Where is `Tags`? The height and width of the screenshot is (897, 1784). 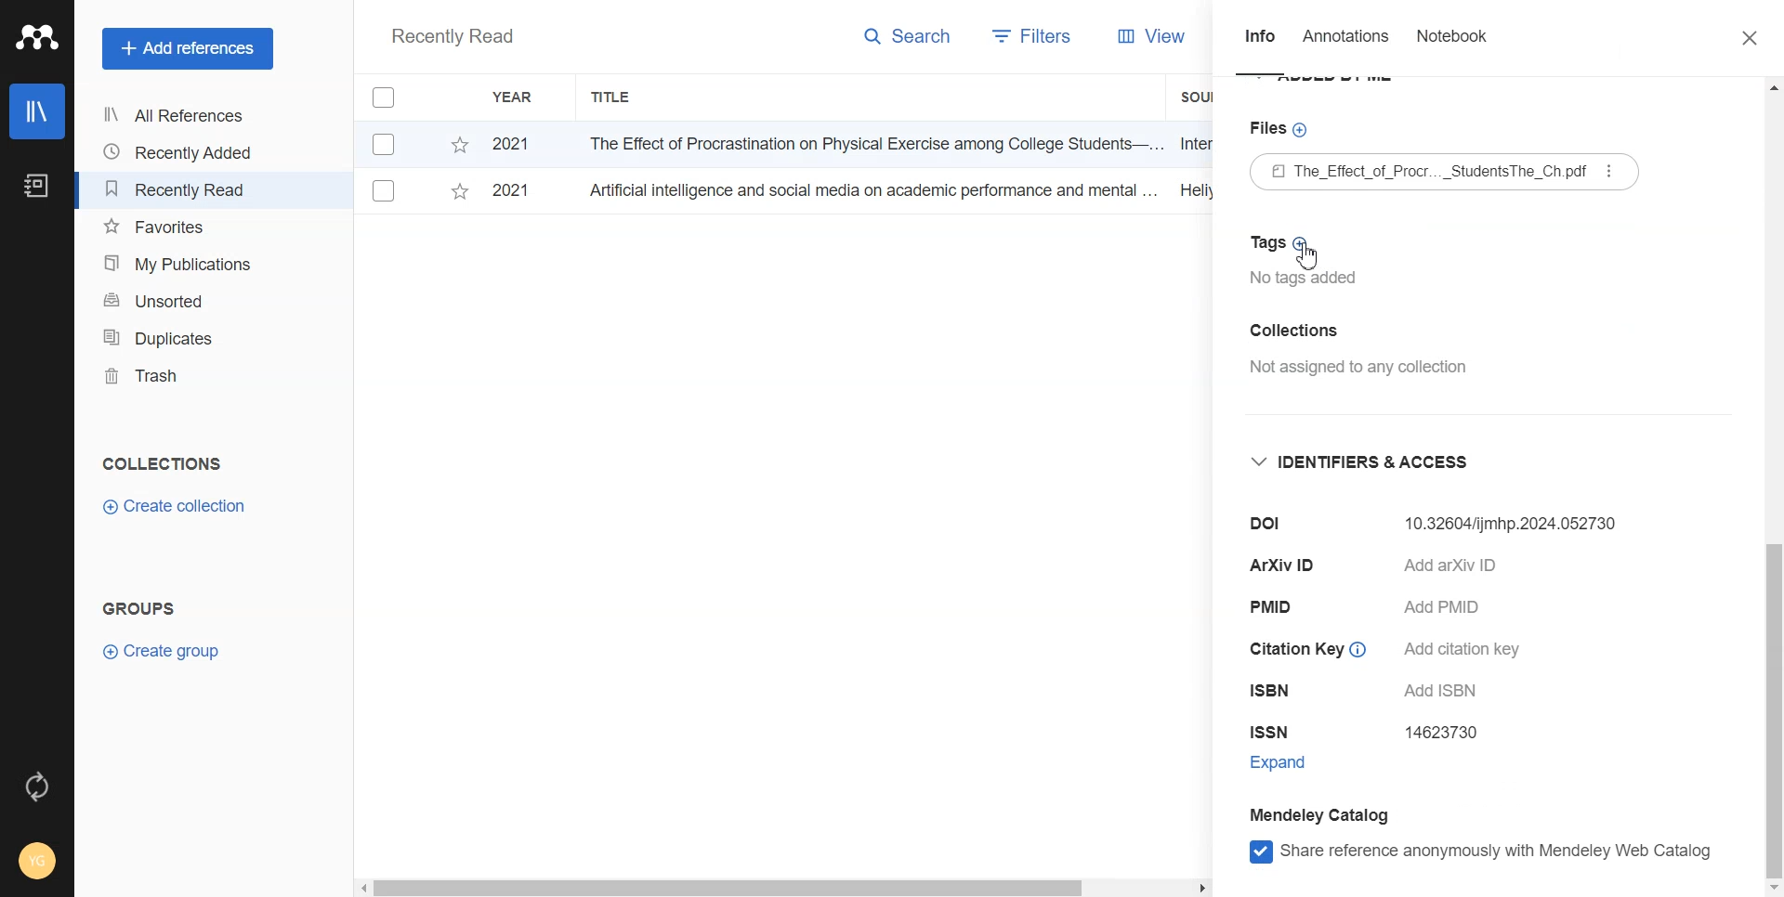 Tags is located at coordinates (1281, 241).